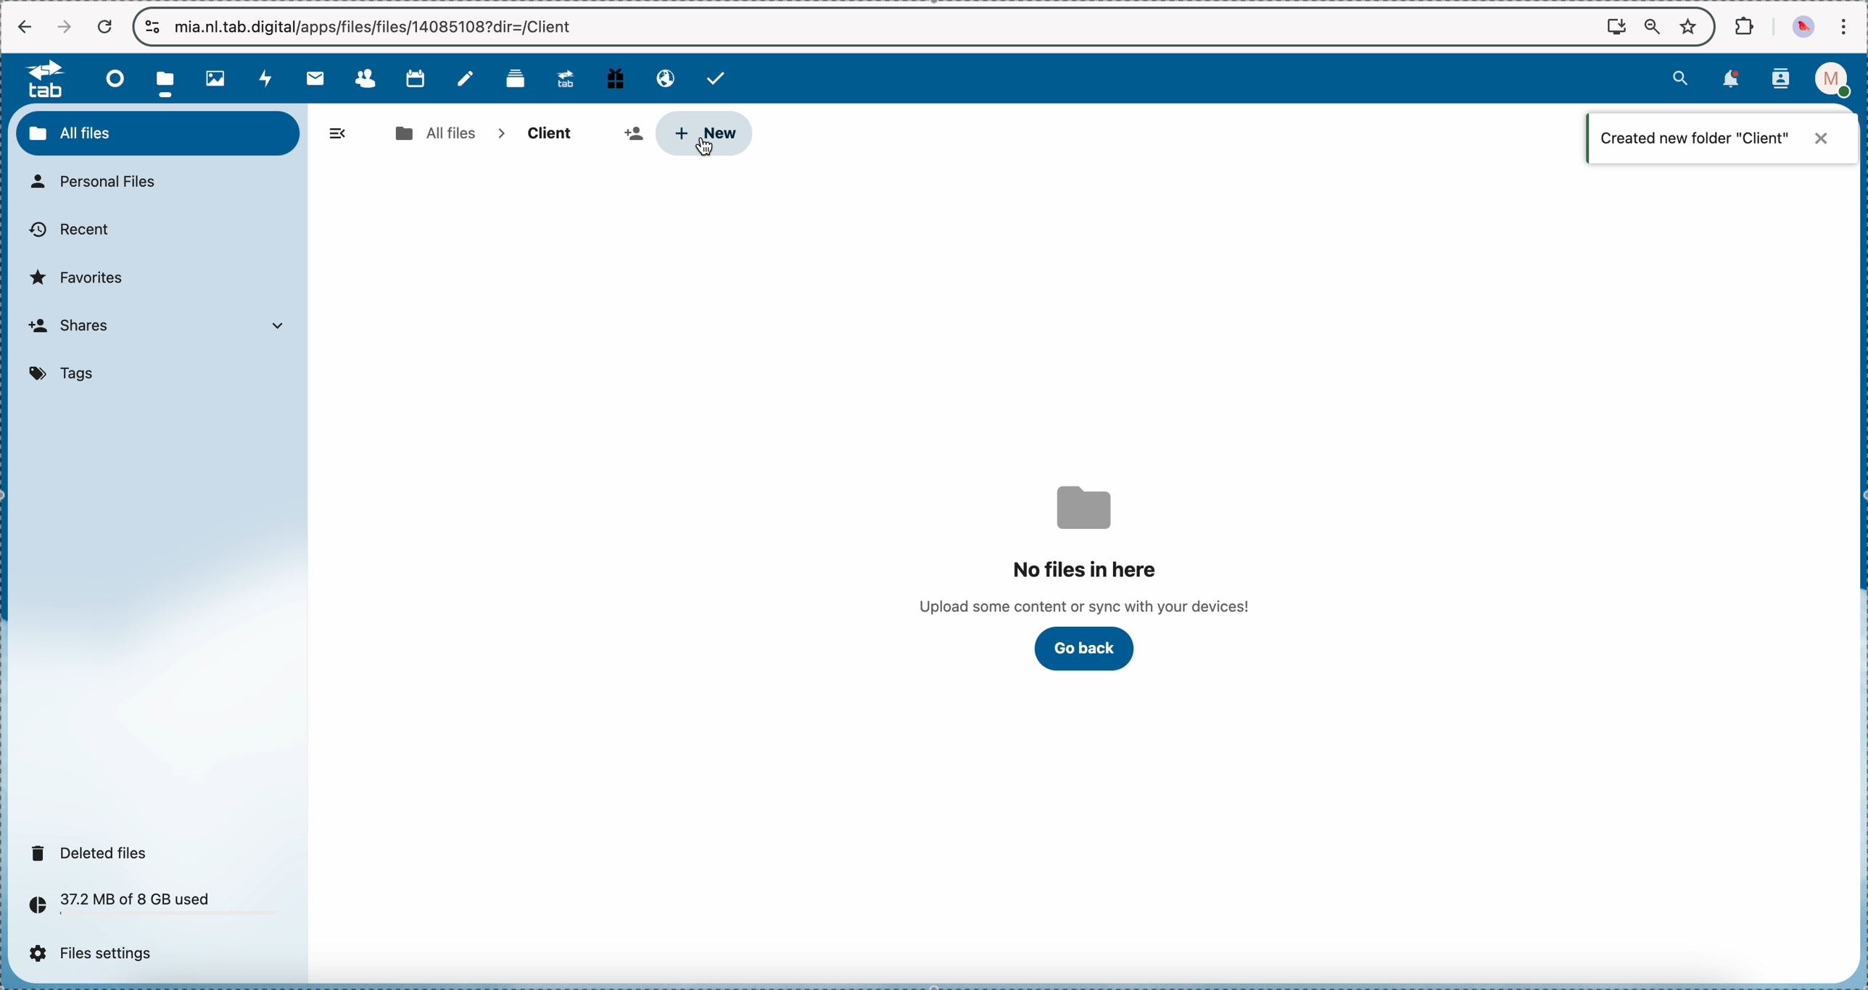  What do you see at coordinates (104, 28) in the screenshot?
I see `cancel` at bounding box center [104, 28].